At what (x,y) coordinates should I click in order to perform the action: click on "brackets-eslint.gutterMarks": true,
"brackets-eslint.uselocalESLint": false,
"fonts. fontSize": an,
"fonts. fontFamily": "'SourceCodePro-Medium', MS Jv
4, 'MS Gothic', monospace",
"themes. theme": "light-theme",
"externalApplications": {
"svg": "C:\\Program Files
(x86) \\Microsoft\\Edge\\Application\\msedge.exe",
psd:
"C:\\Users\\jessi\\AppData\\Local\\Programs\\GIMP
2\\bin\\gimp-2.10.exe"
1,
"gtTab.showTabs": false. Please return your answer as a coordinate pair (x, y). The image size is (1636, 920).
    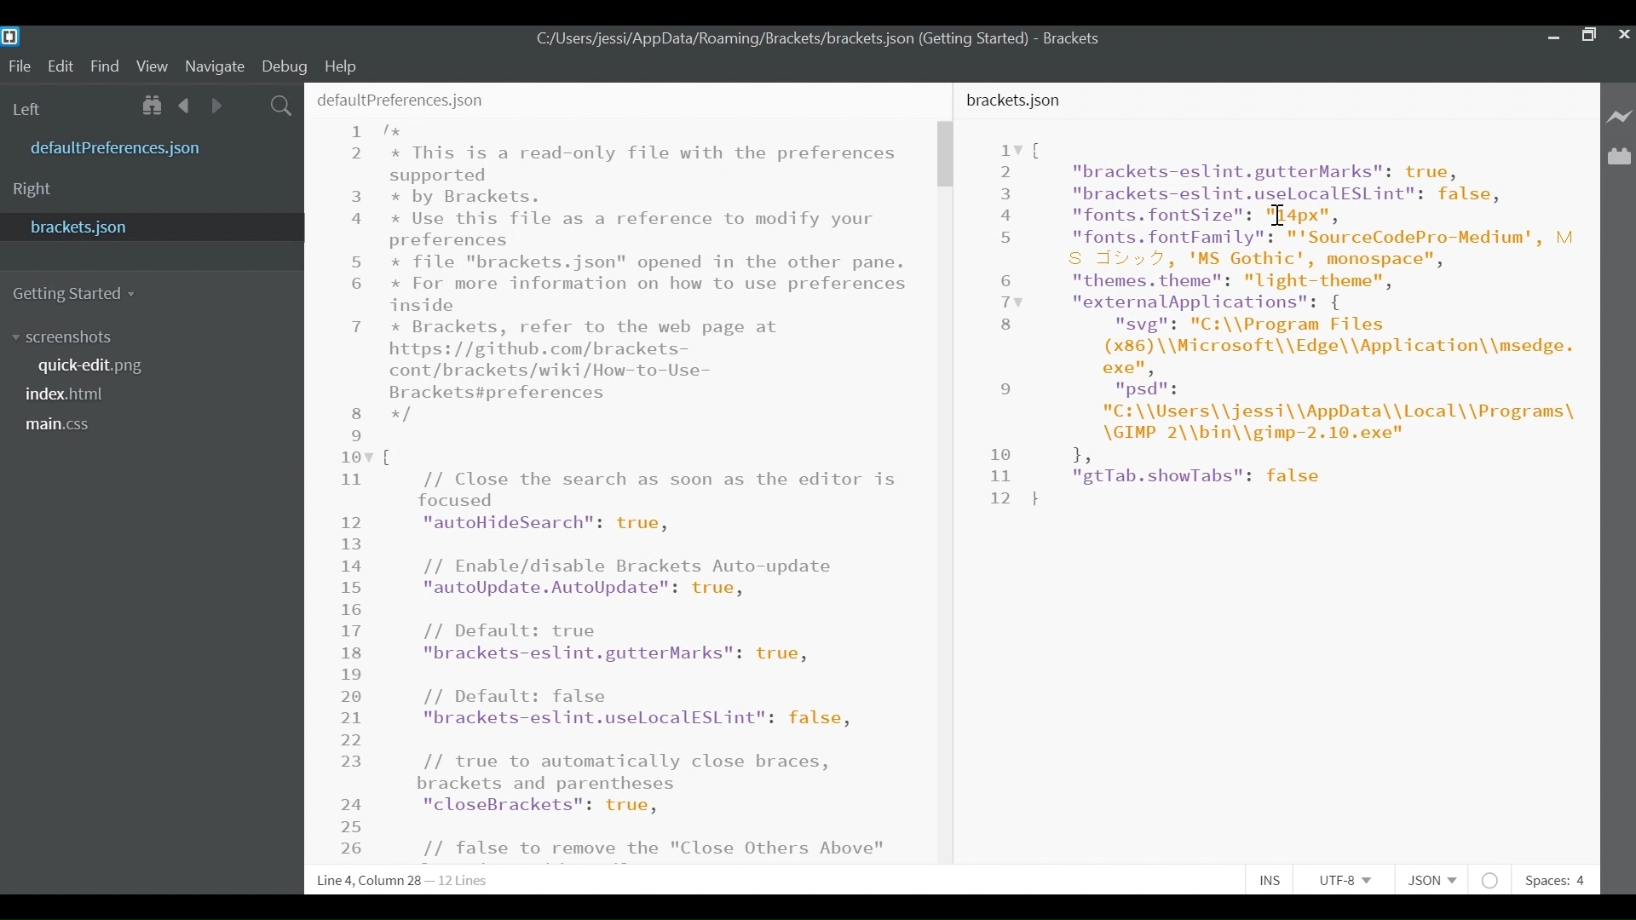
    Looking at the image, I should click on (1301, 322).